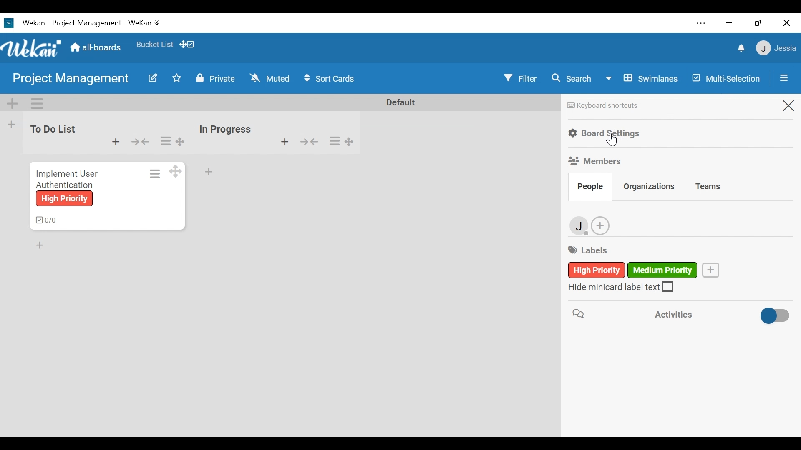 The image size is (801, 450). I want to click on Board Name, so click(73, 79).